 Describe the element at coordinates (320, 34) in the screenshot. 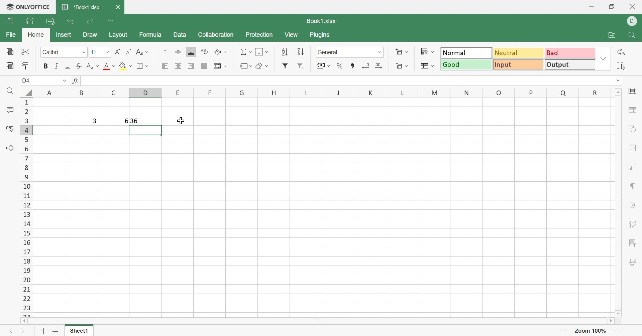

I see `Plugins` at that location.